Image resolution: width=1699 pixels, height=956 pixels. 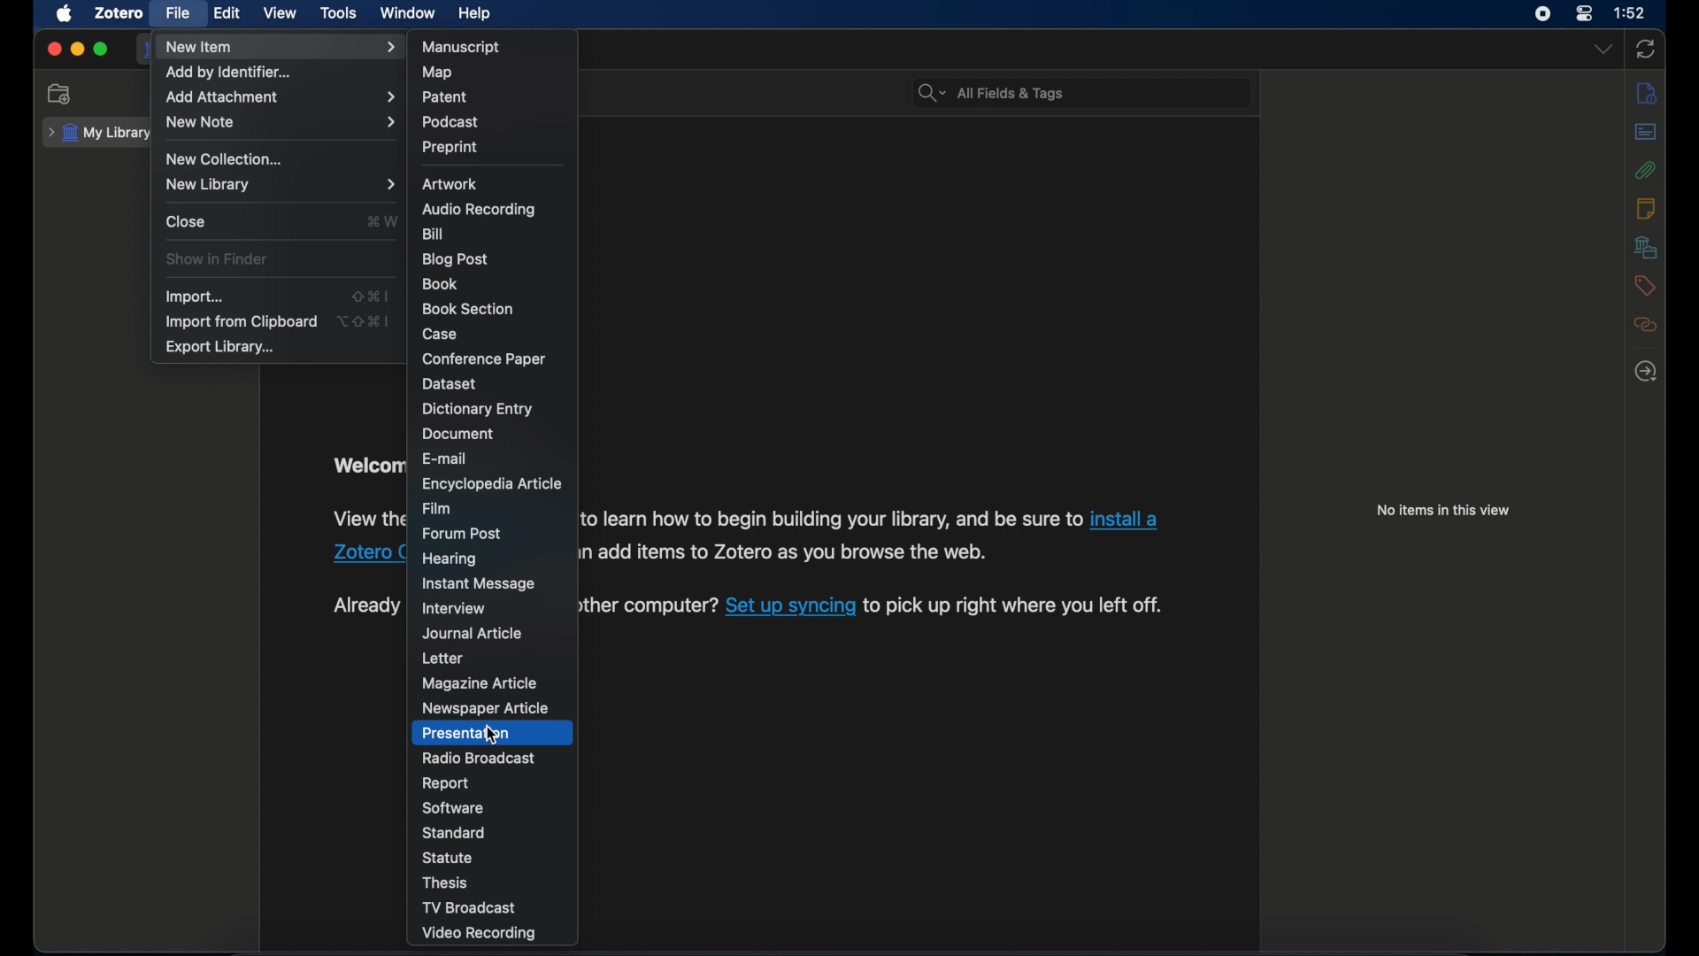 What do you see at coordinates (450, 857) in the screenshot?
I see `statue` at bounding box center [450, 857].